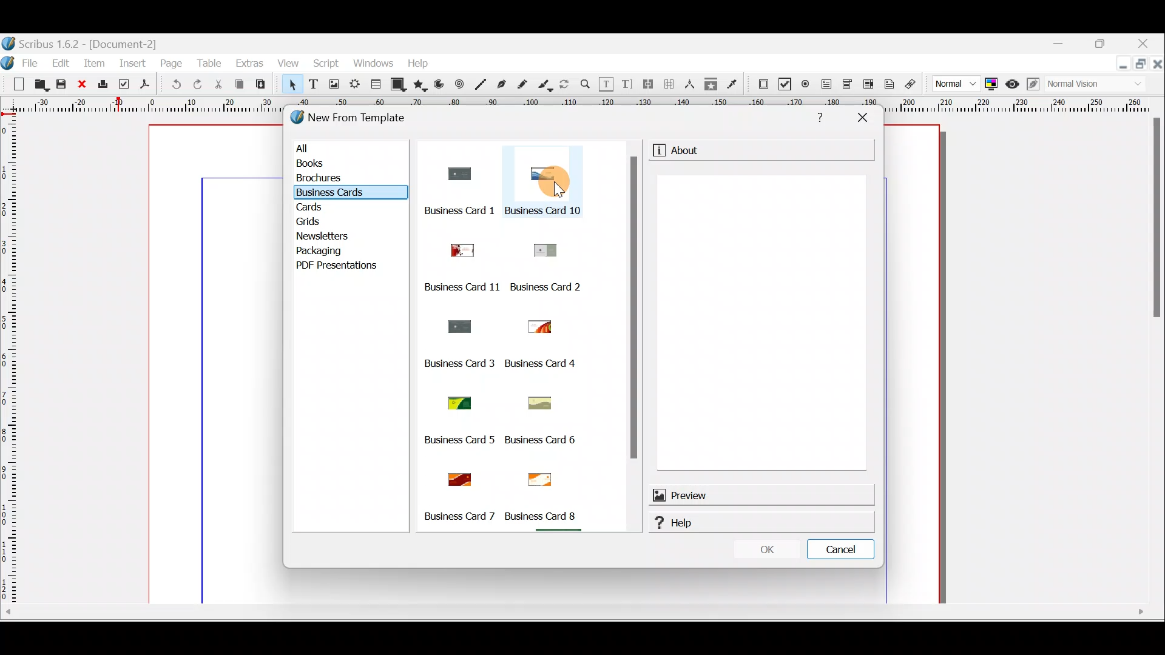 The image size is (1165, 655). I want to click on Polygon, so click(420, 85).